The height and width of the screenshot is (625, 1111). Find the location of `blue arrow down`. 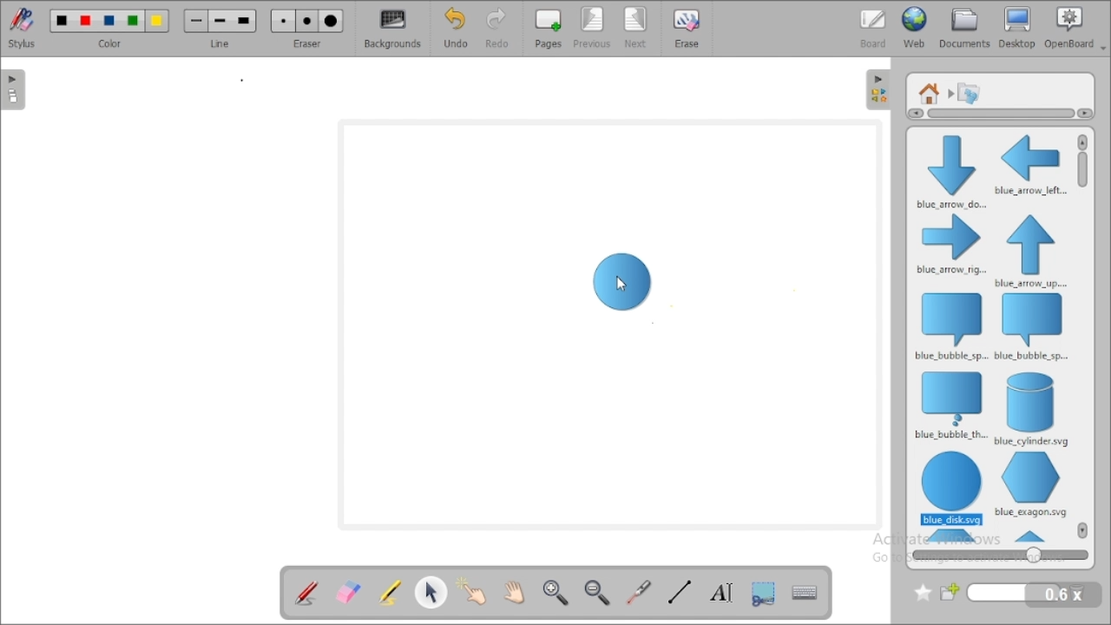

blue arrow down is located at coordinates (949, 170).